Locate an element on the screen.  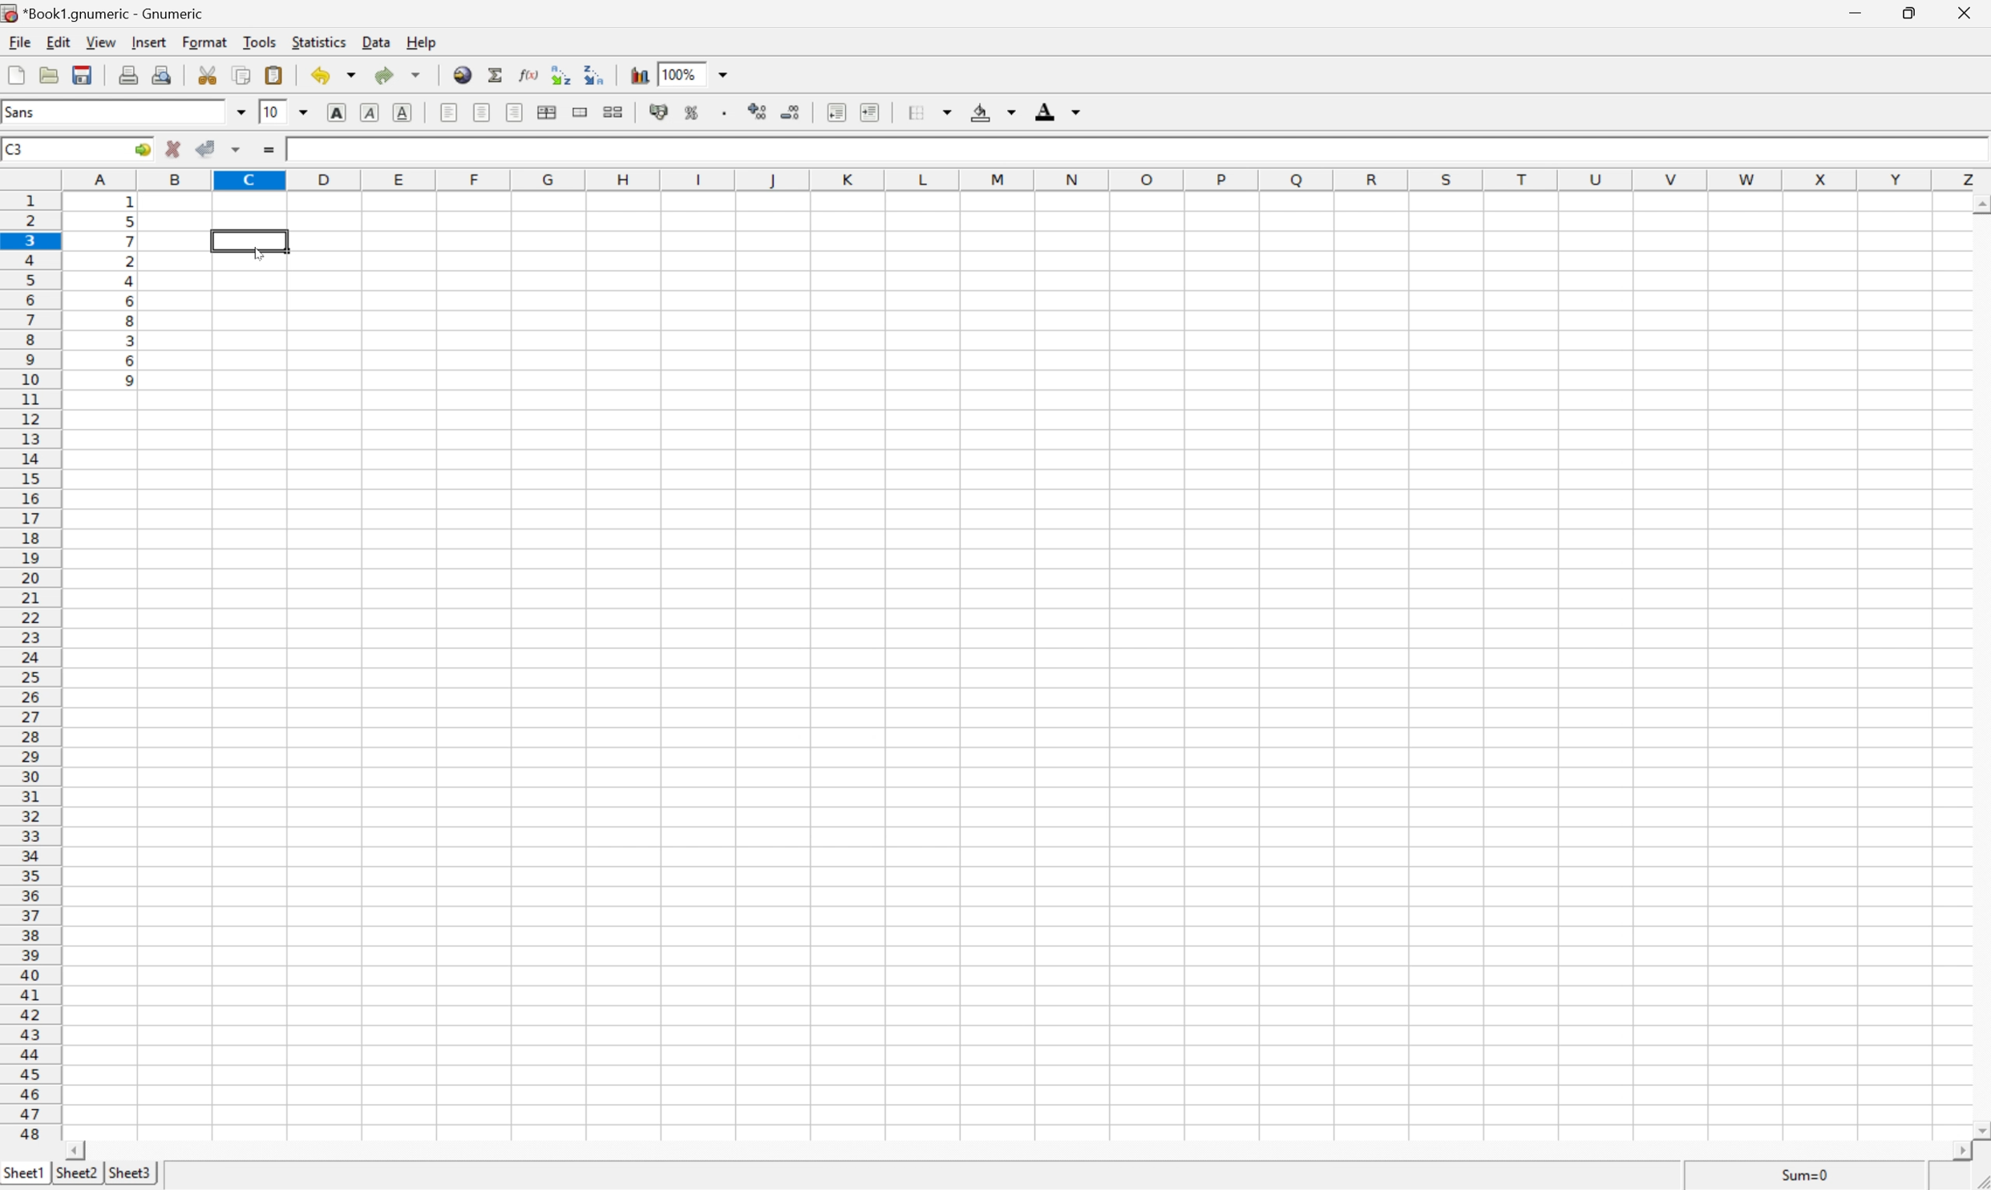
format selection as accounting is located at coordinates (660, 111).